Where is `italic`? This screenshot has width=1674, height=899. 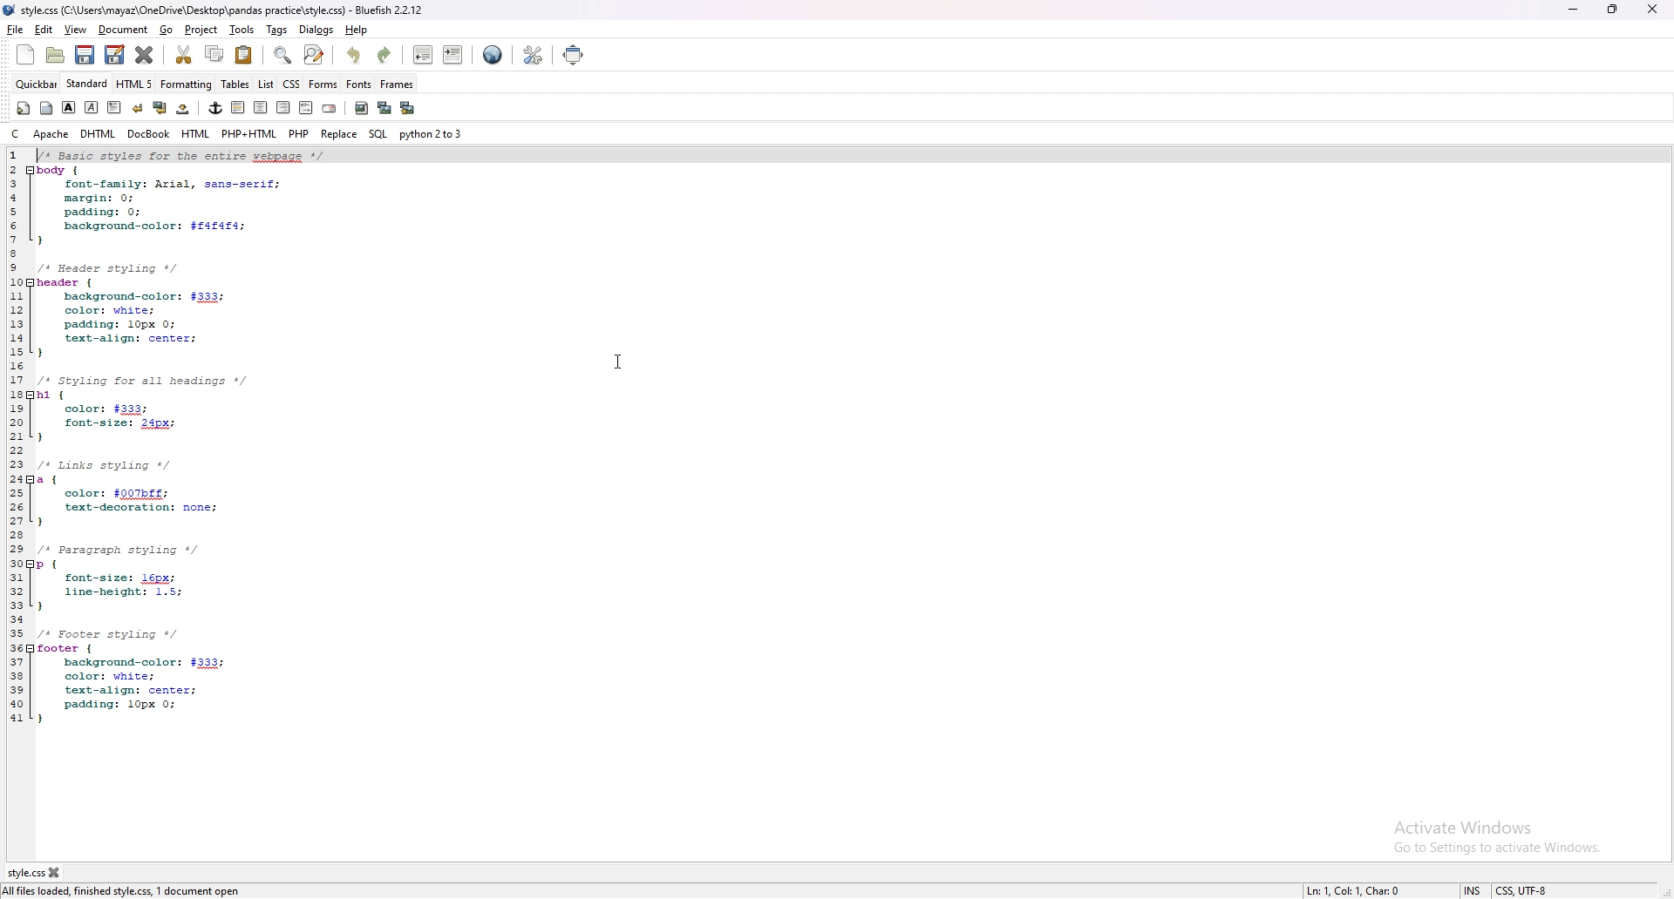
italic is located at coordinates (92, 108).